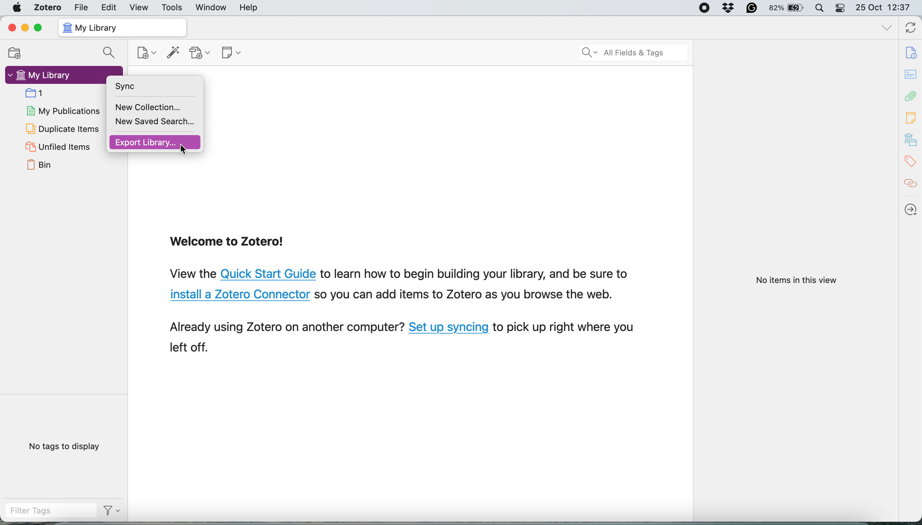  I want to click on Screen Recorder, so click(703, 8).